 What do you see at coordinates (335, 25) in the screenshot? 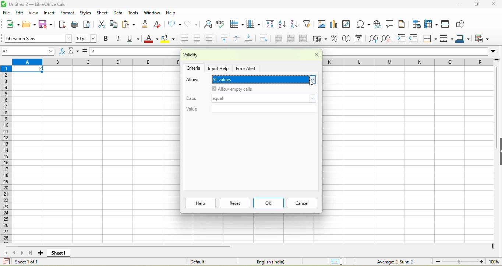
I see `chart` at bounding box center [335, 25].